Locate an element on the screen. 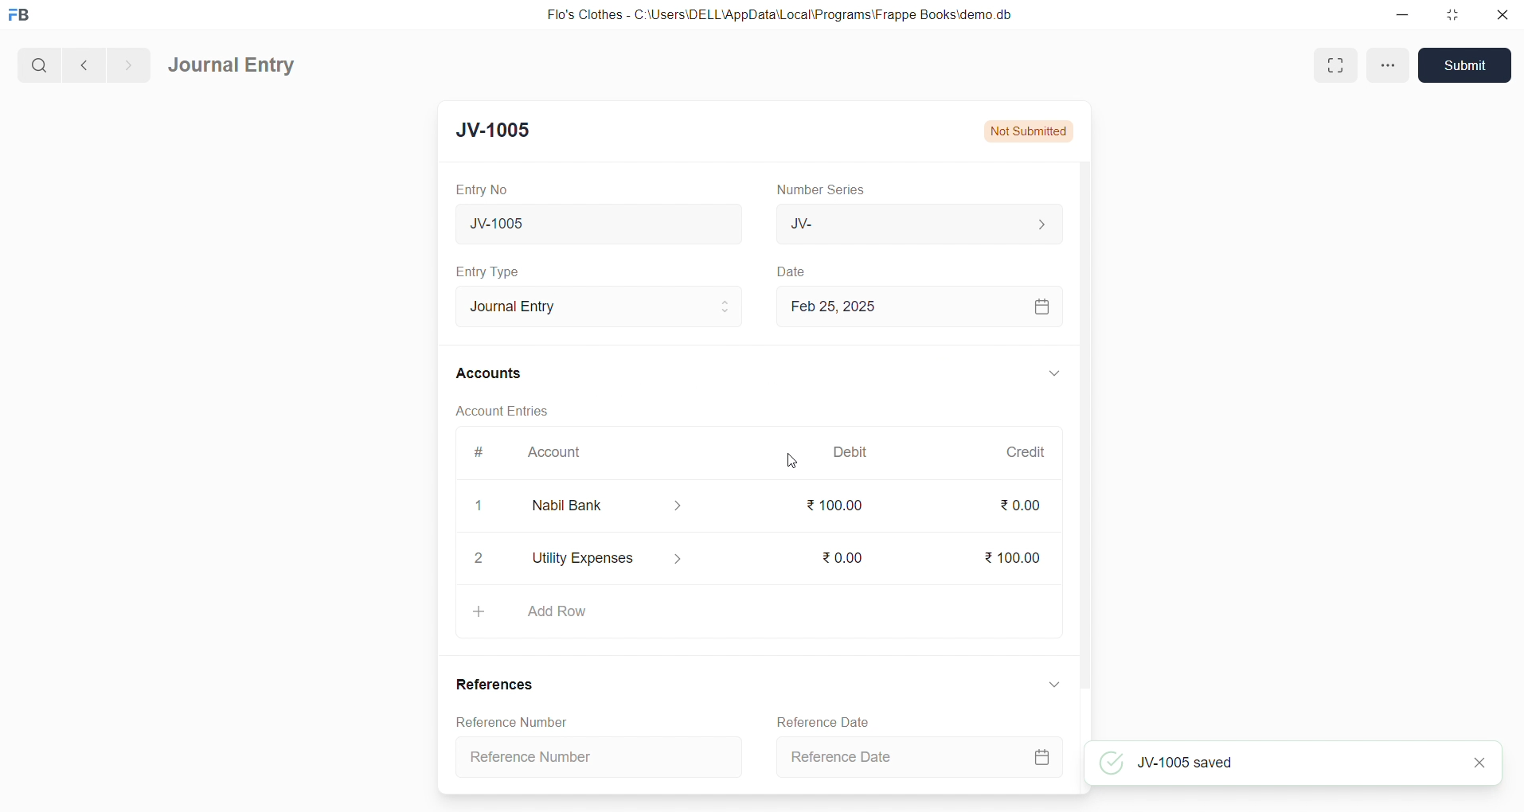 This screenshot has height=812, width=1524. navigate forward is located at coordinates (128, 63).